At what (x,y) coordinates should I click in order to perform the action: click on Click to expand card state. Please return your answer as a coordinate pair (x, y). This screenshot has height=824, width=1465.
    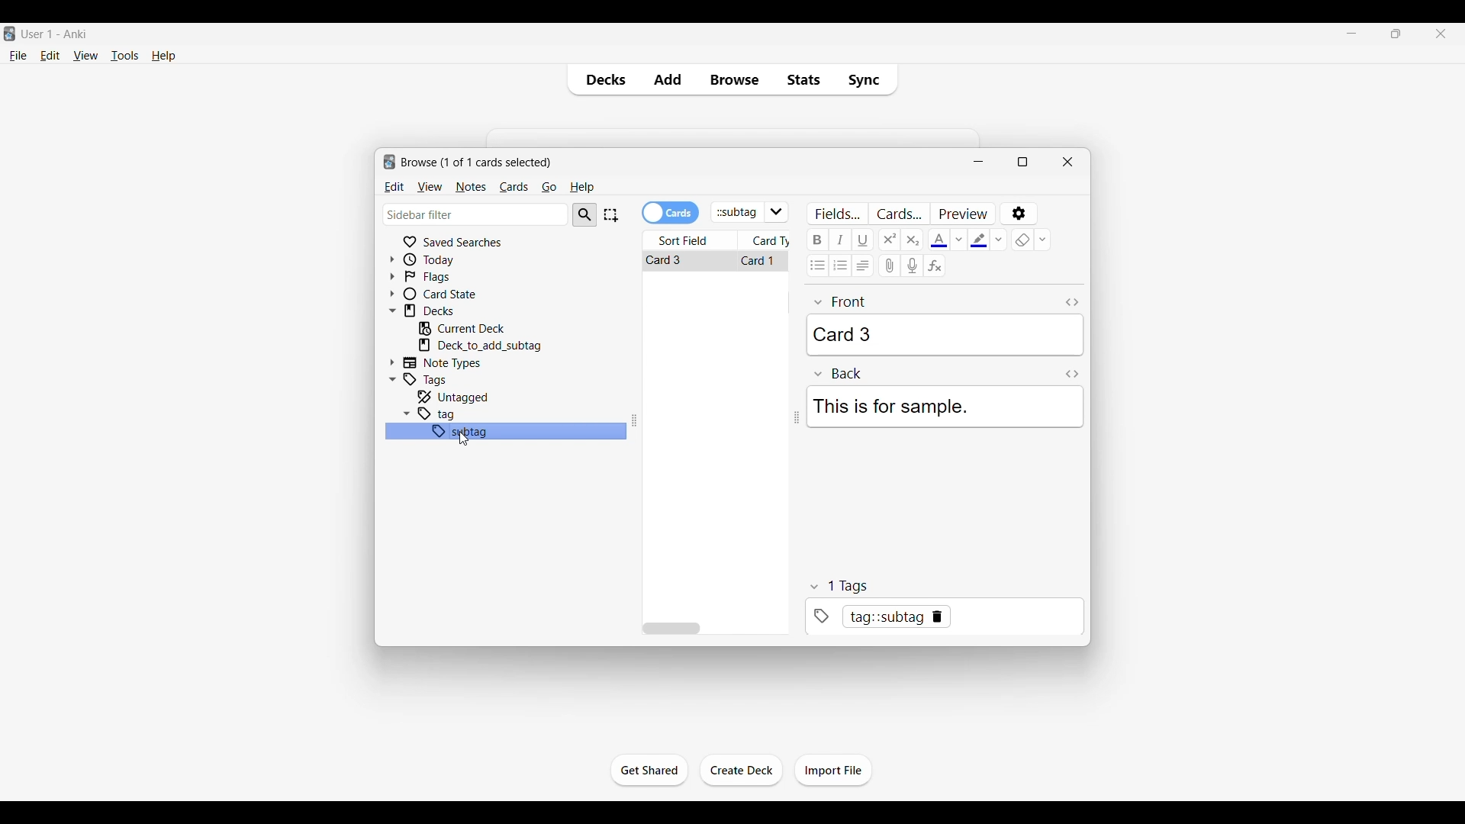
    Looking at the image, I should click on (392, 294).